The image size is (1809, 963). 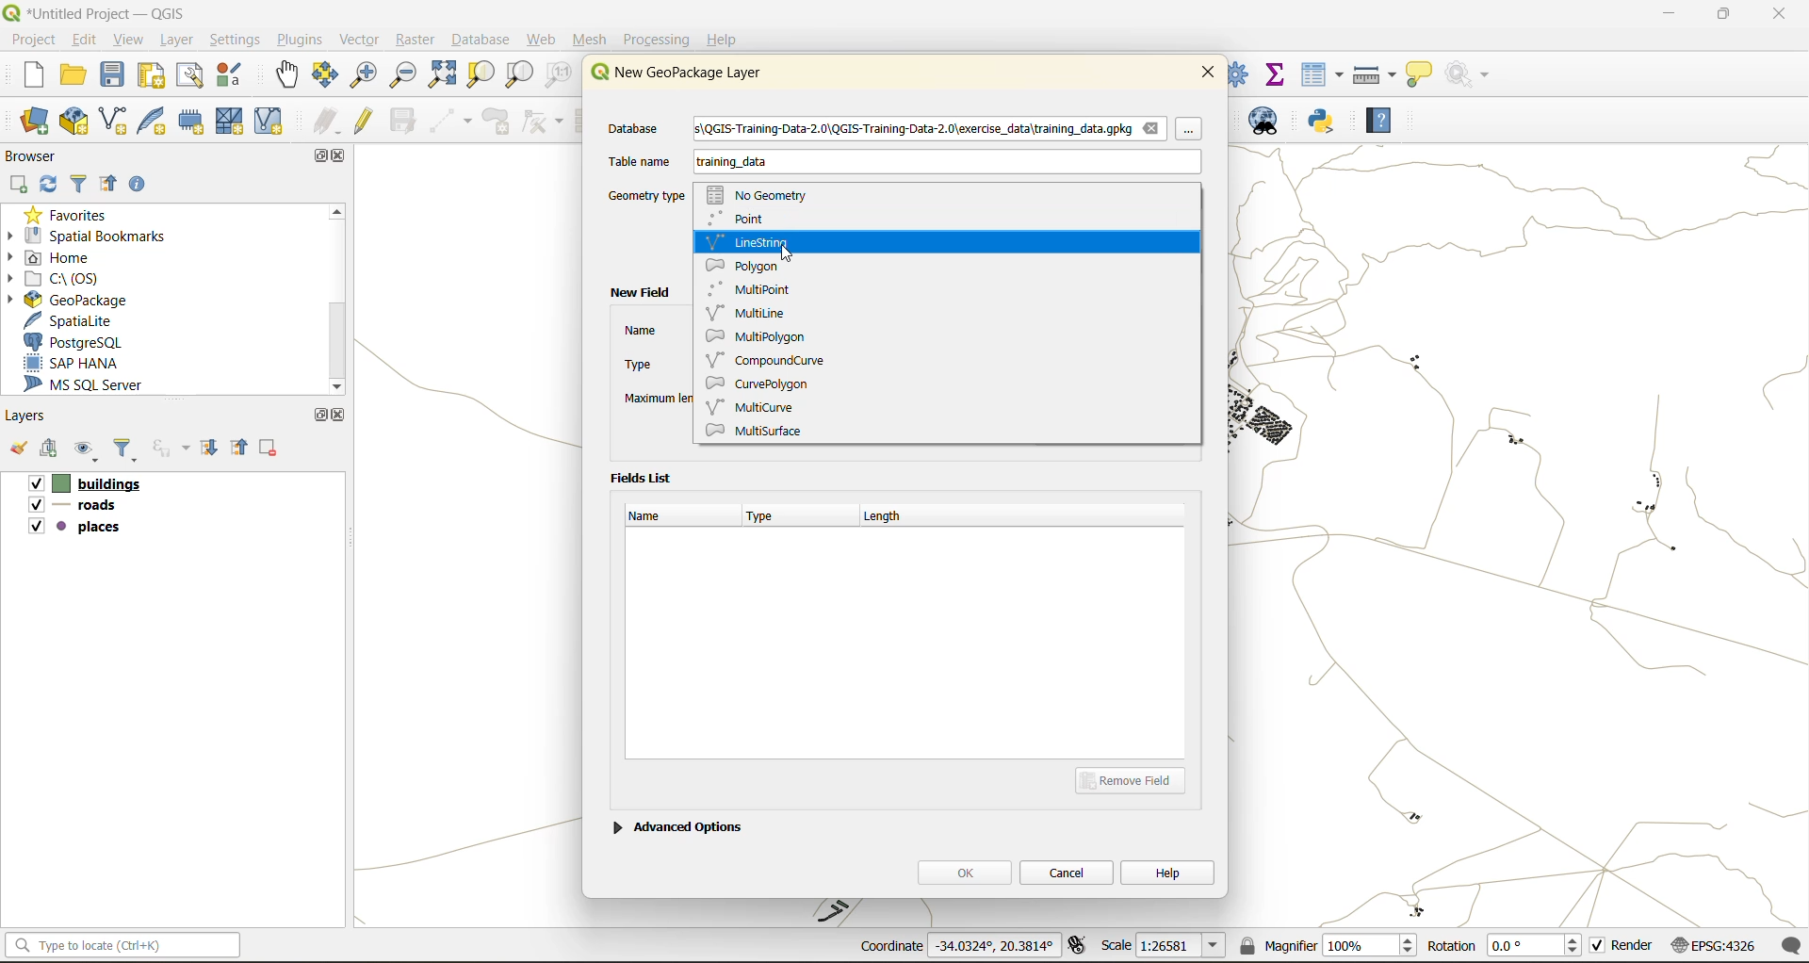 What do you see at coordinates (640, 161) in the screenshot?
I see `table name` at bounding box center [640, 161].